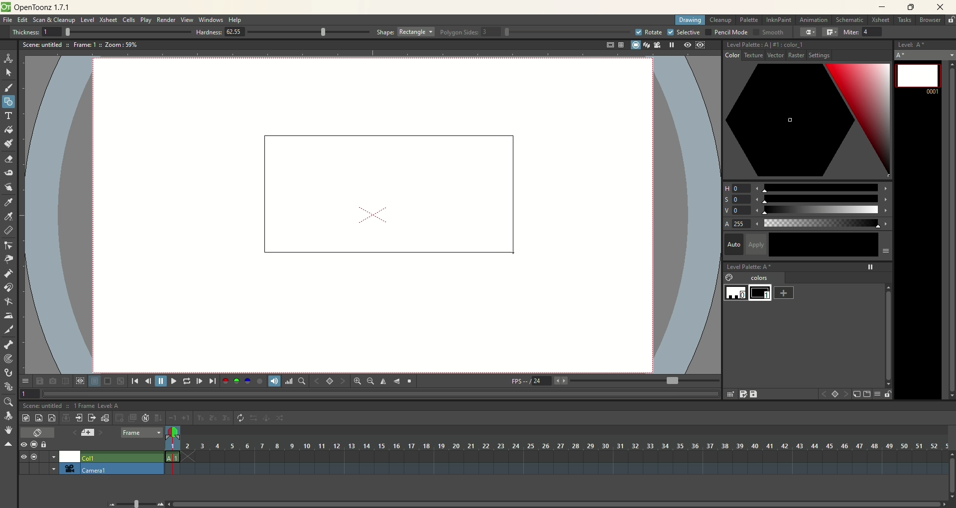 The height and width of the screenshot is (508, 956). I want to click on white background, so click(94, 381).